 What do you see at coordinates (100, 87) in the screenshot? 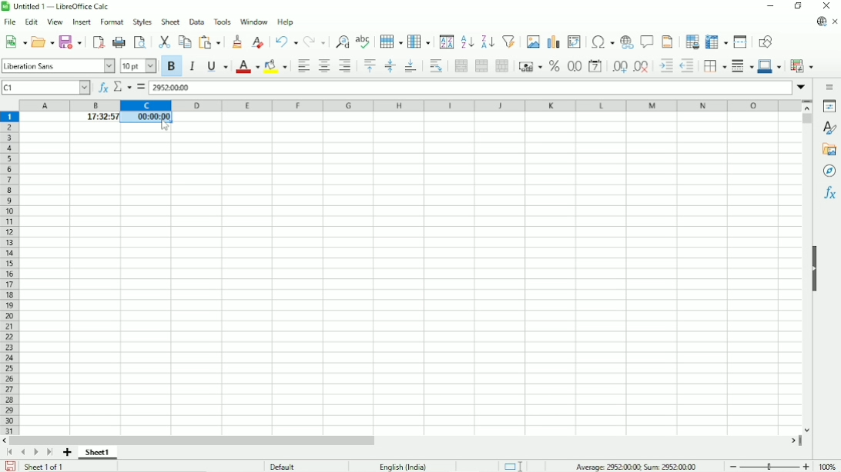
I see `Function wizard` at bounding box center [100, 87].